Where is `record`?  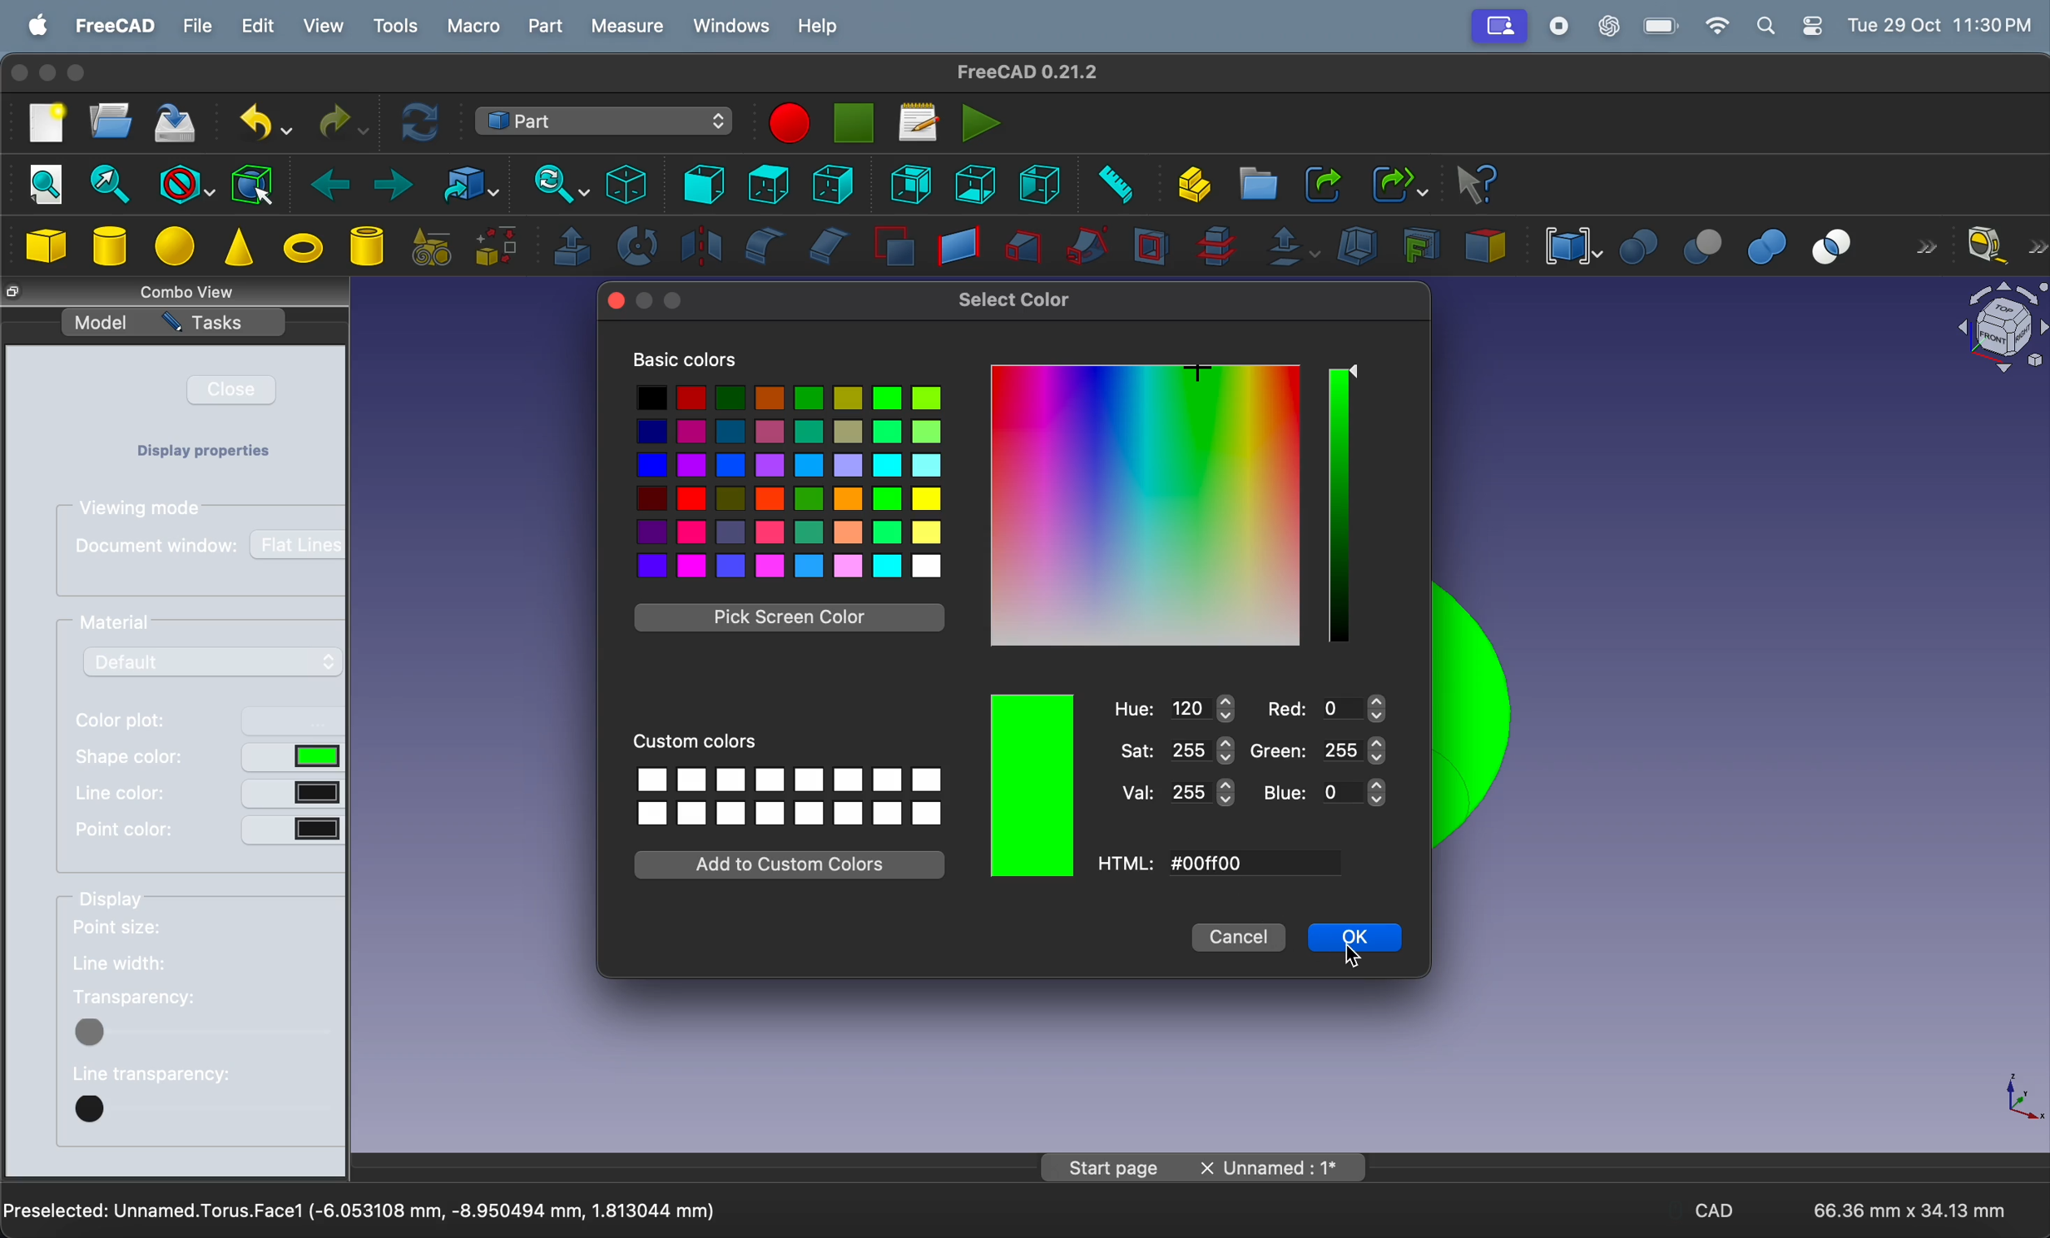
record is located at coordinates (1560, 24).